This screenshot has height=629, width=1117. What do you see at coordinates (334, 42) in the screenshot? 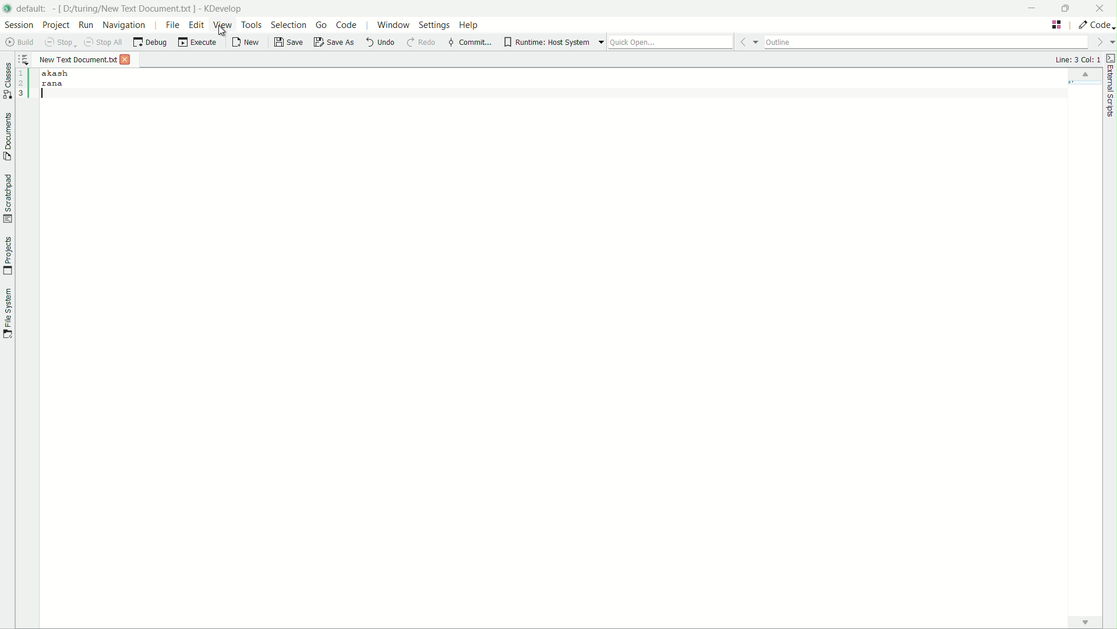
I see `save as` at bounding box center [334, 42].